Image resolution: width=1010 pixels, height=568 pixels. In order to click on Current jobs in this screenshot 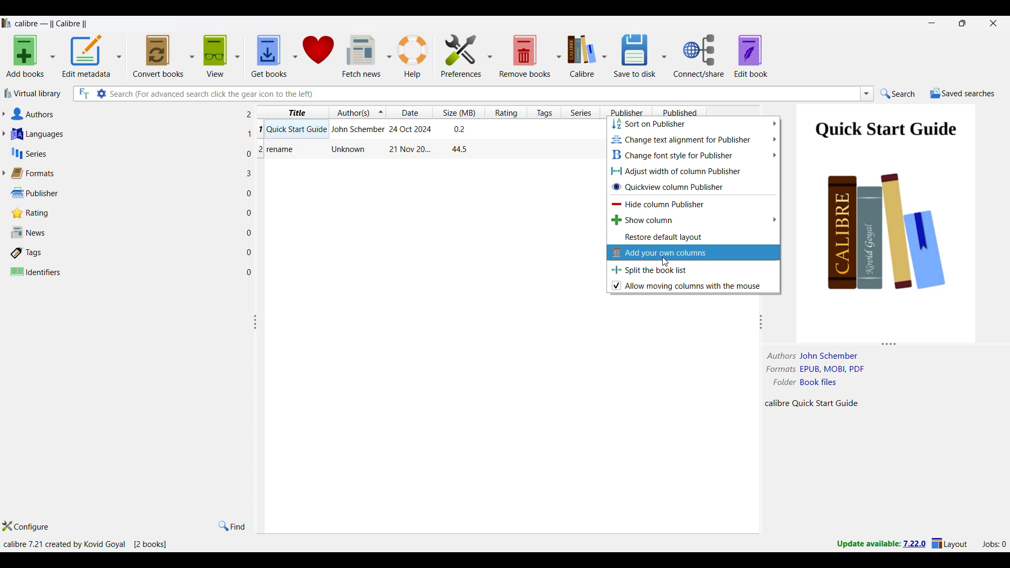, I will do `click(994, 544)`.